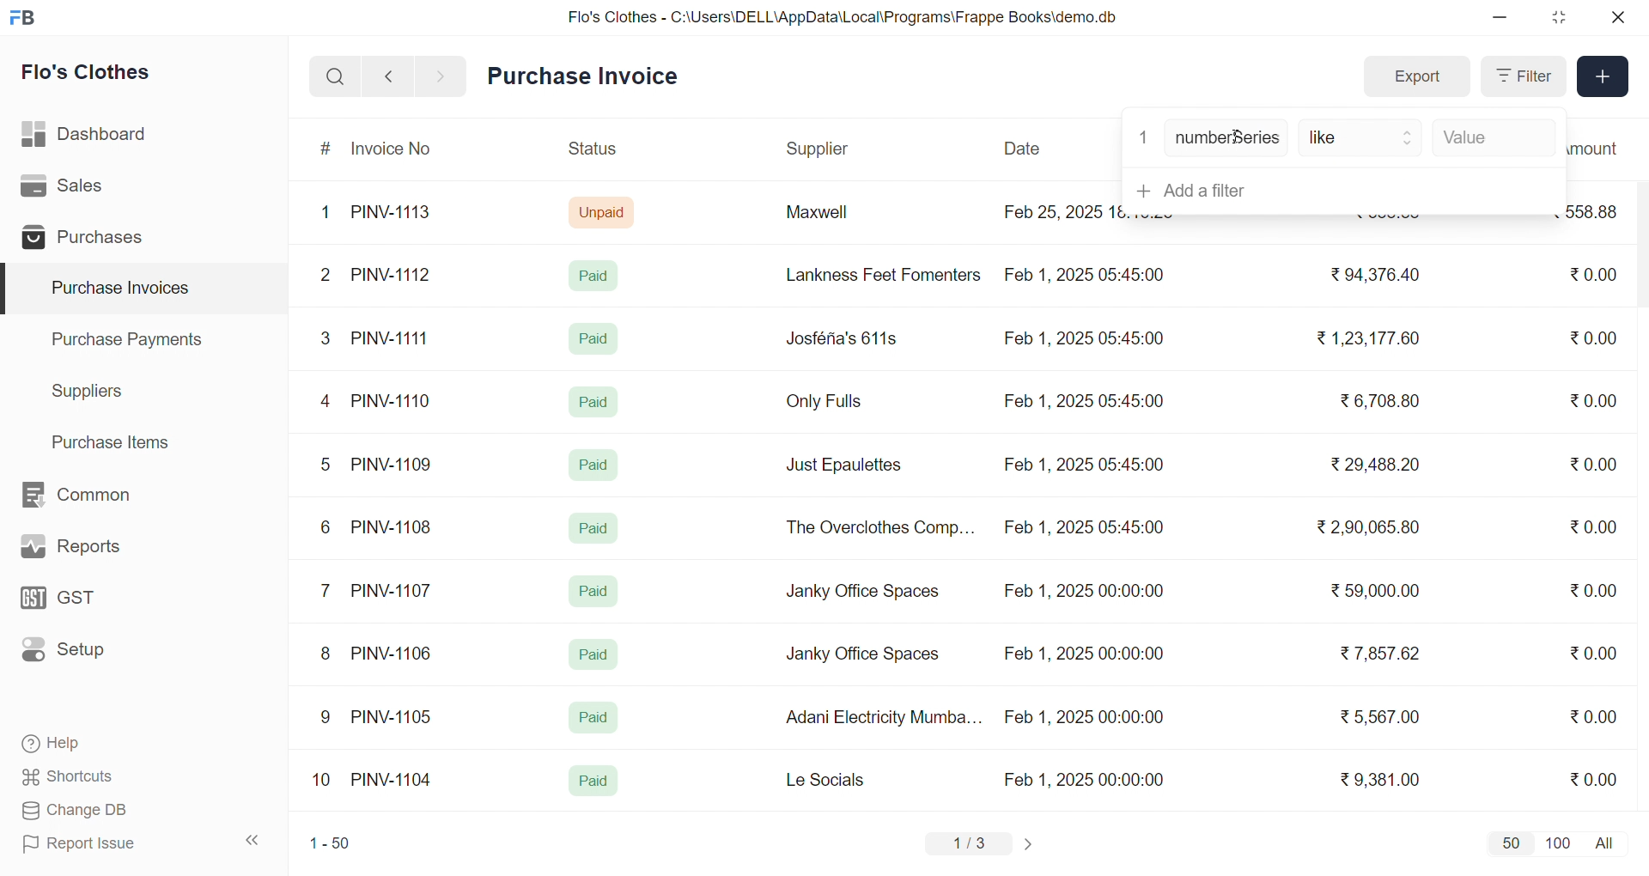  Describe the element at coordinates (328, 277) in the screenshot. I see `2` at that location.